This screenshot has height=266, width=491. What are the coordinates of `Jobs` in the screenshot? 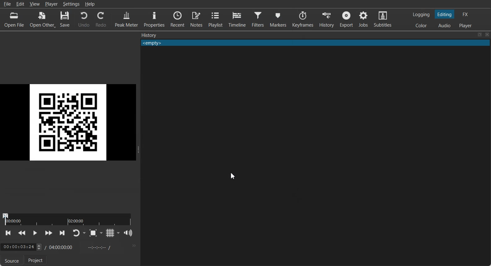 It's located at (363, 19).